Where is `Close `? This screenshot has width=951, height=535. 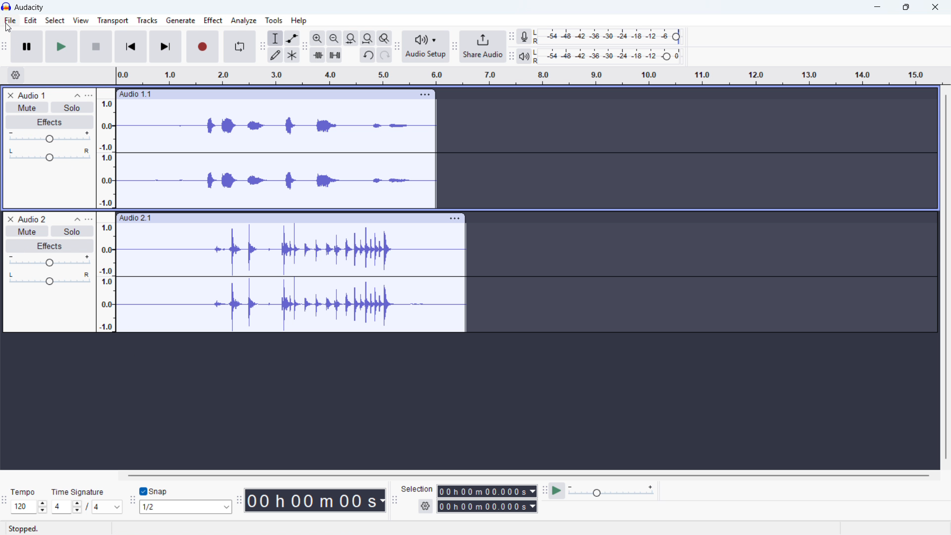
Close  is located at coordinates (935, 7).